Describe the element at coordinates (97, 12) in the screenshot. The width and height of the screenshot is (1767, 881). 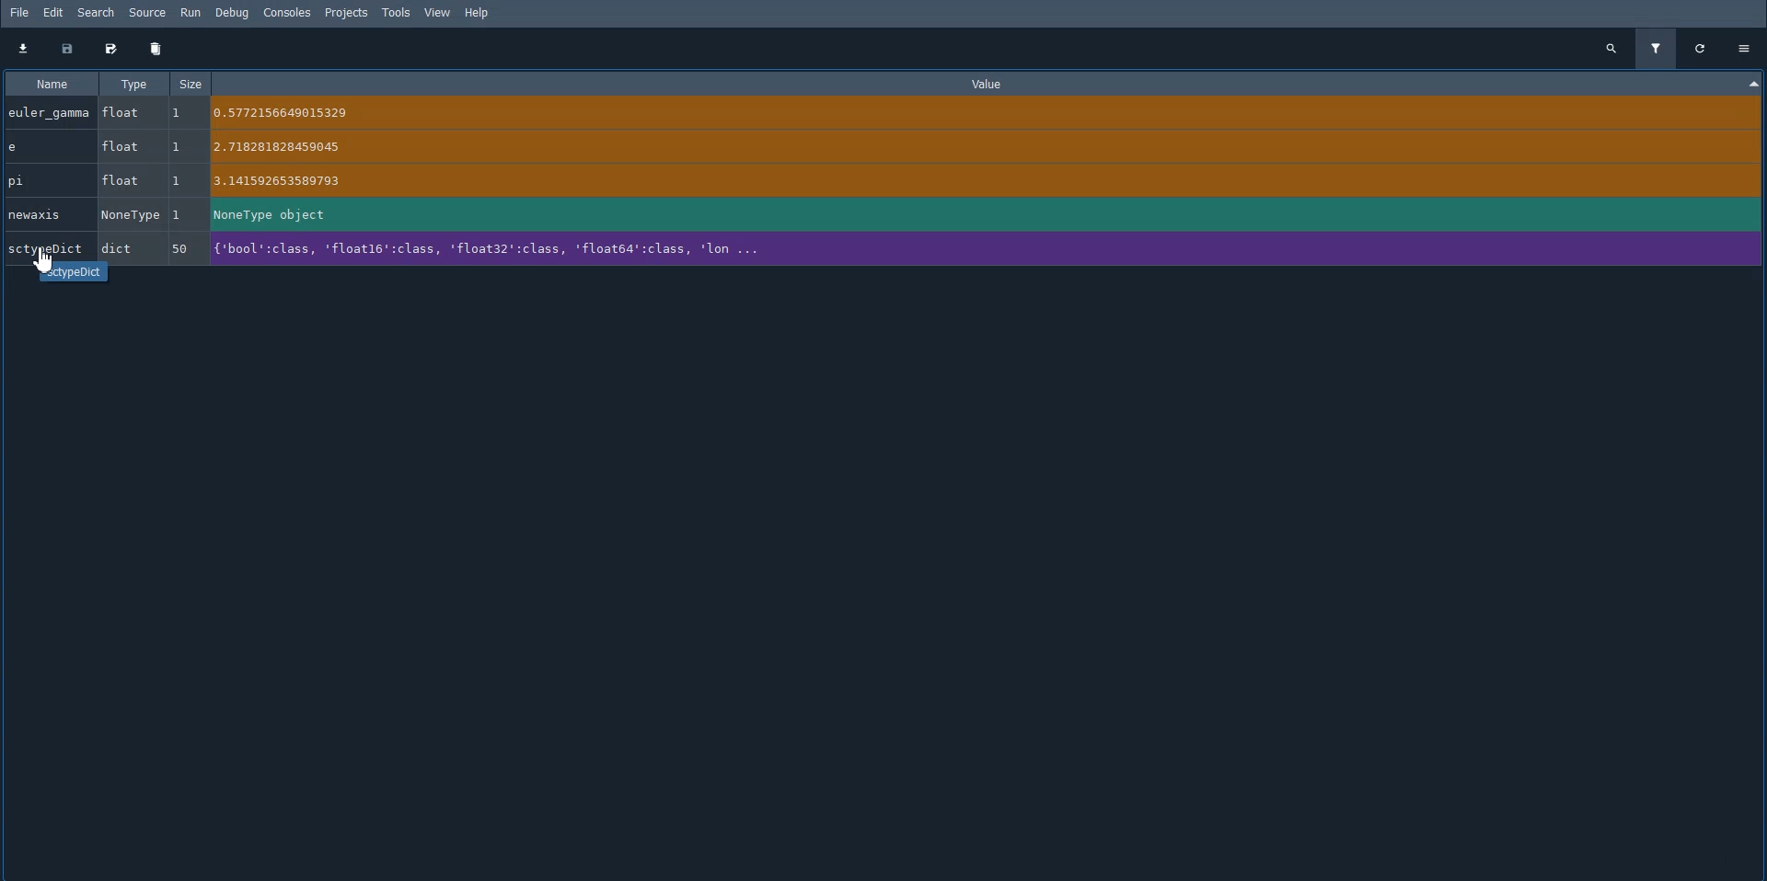
I see `Search` at that location.